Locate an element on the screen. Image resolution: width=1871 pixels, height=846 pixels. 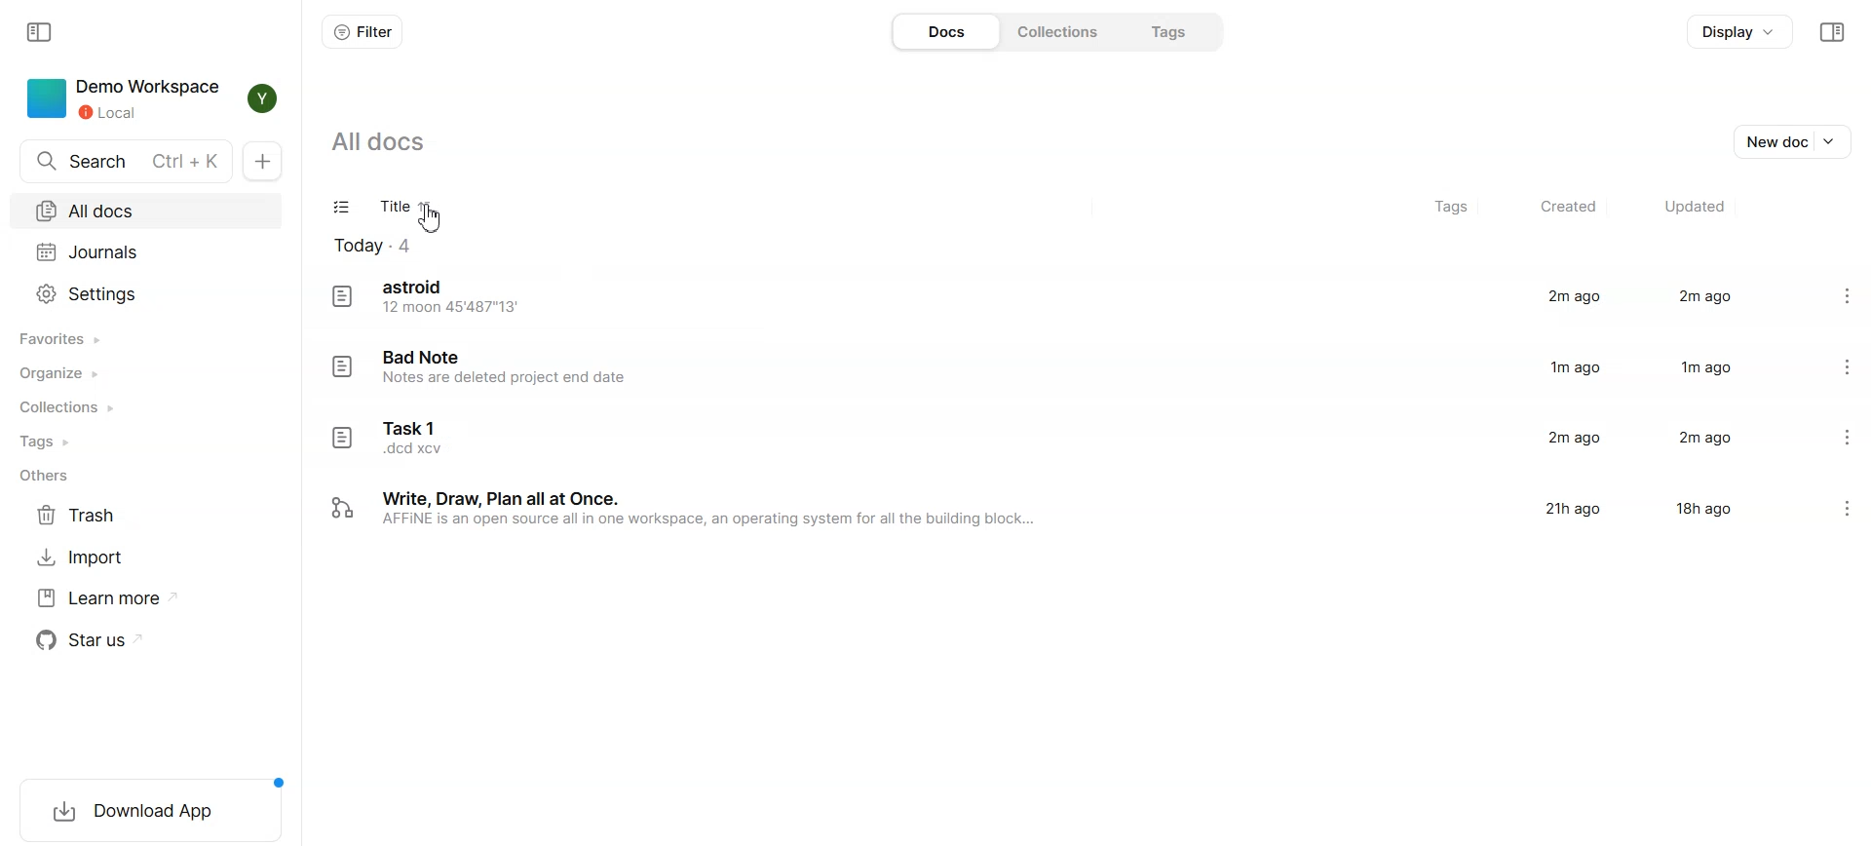
AFFINE is an open source all in one workspace, an operating system for all the building block... is located at coordinates (712, 521).